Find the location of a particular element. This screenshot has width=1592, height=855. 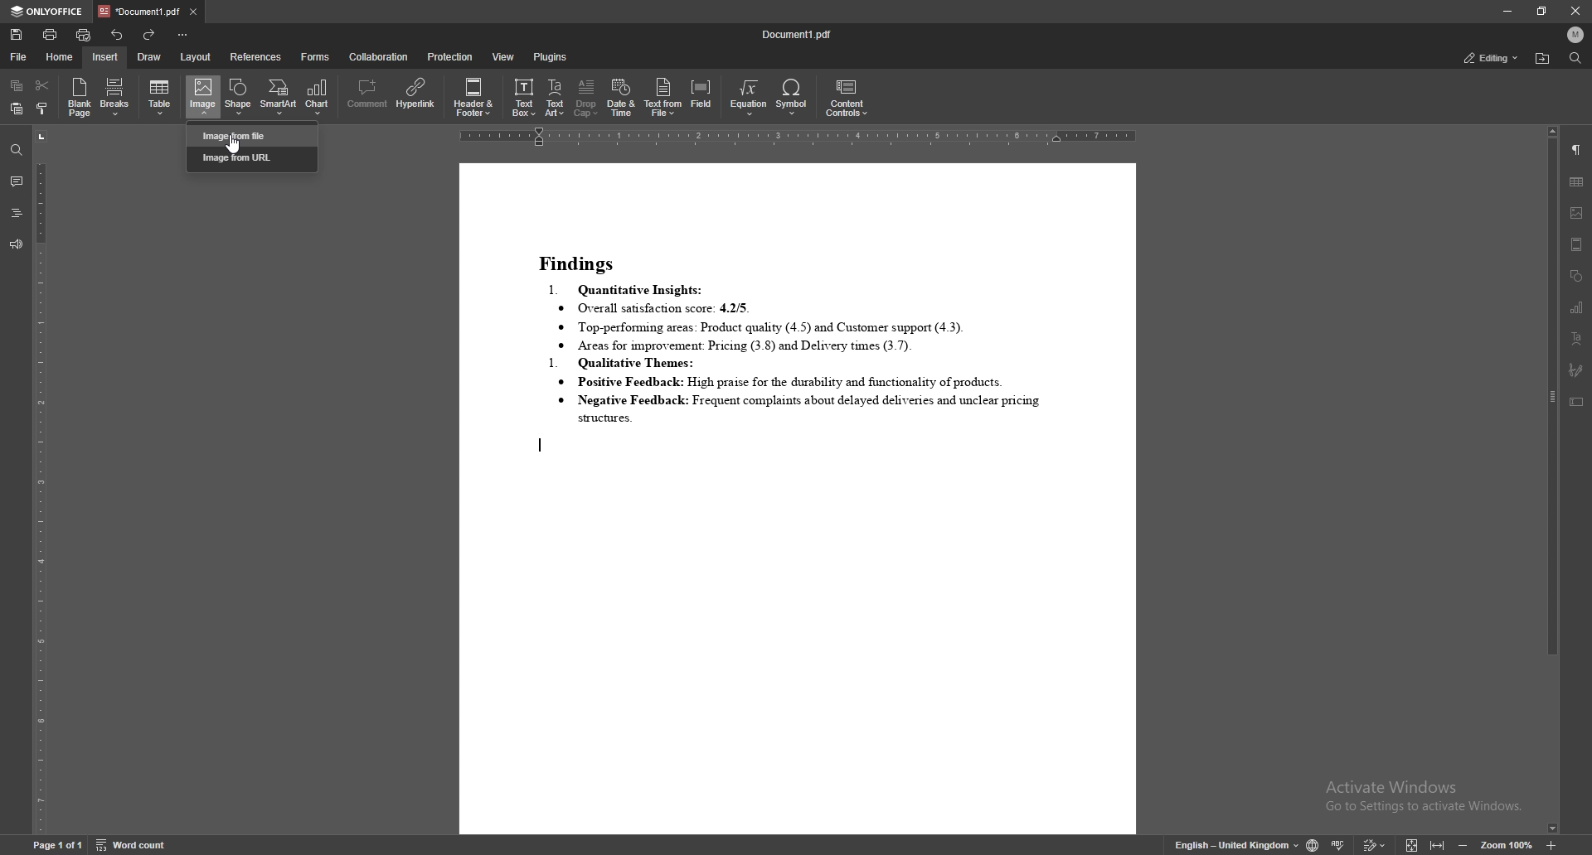

forms is located at coordinates (317, 57).